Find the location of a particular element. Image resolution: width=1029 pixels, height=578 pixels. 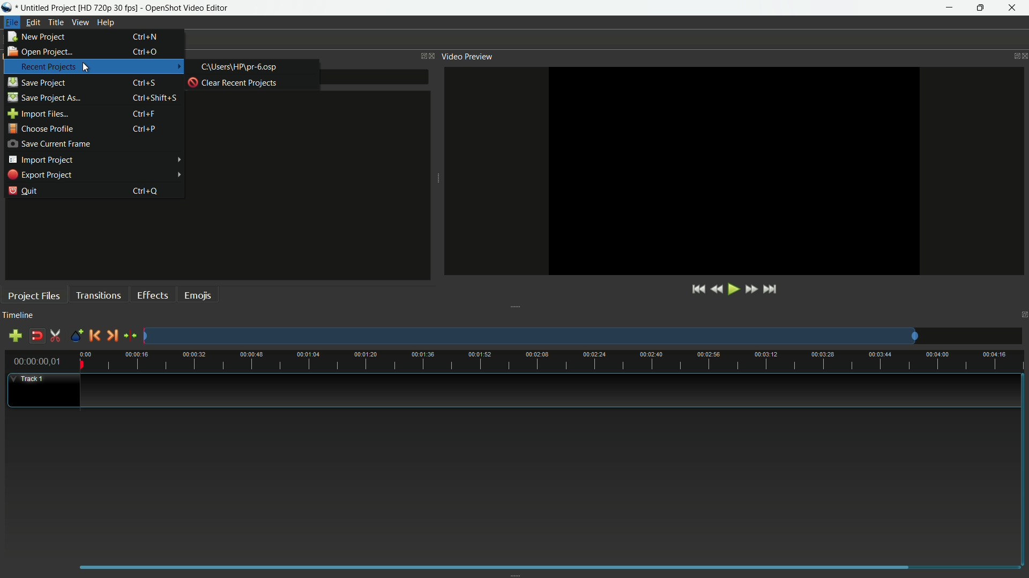

recent projects is located at coordinates (48, 67).